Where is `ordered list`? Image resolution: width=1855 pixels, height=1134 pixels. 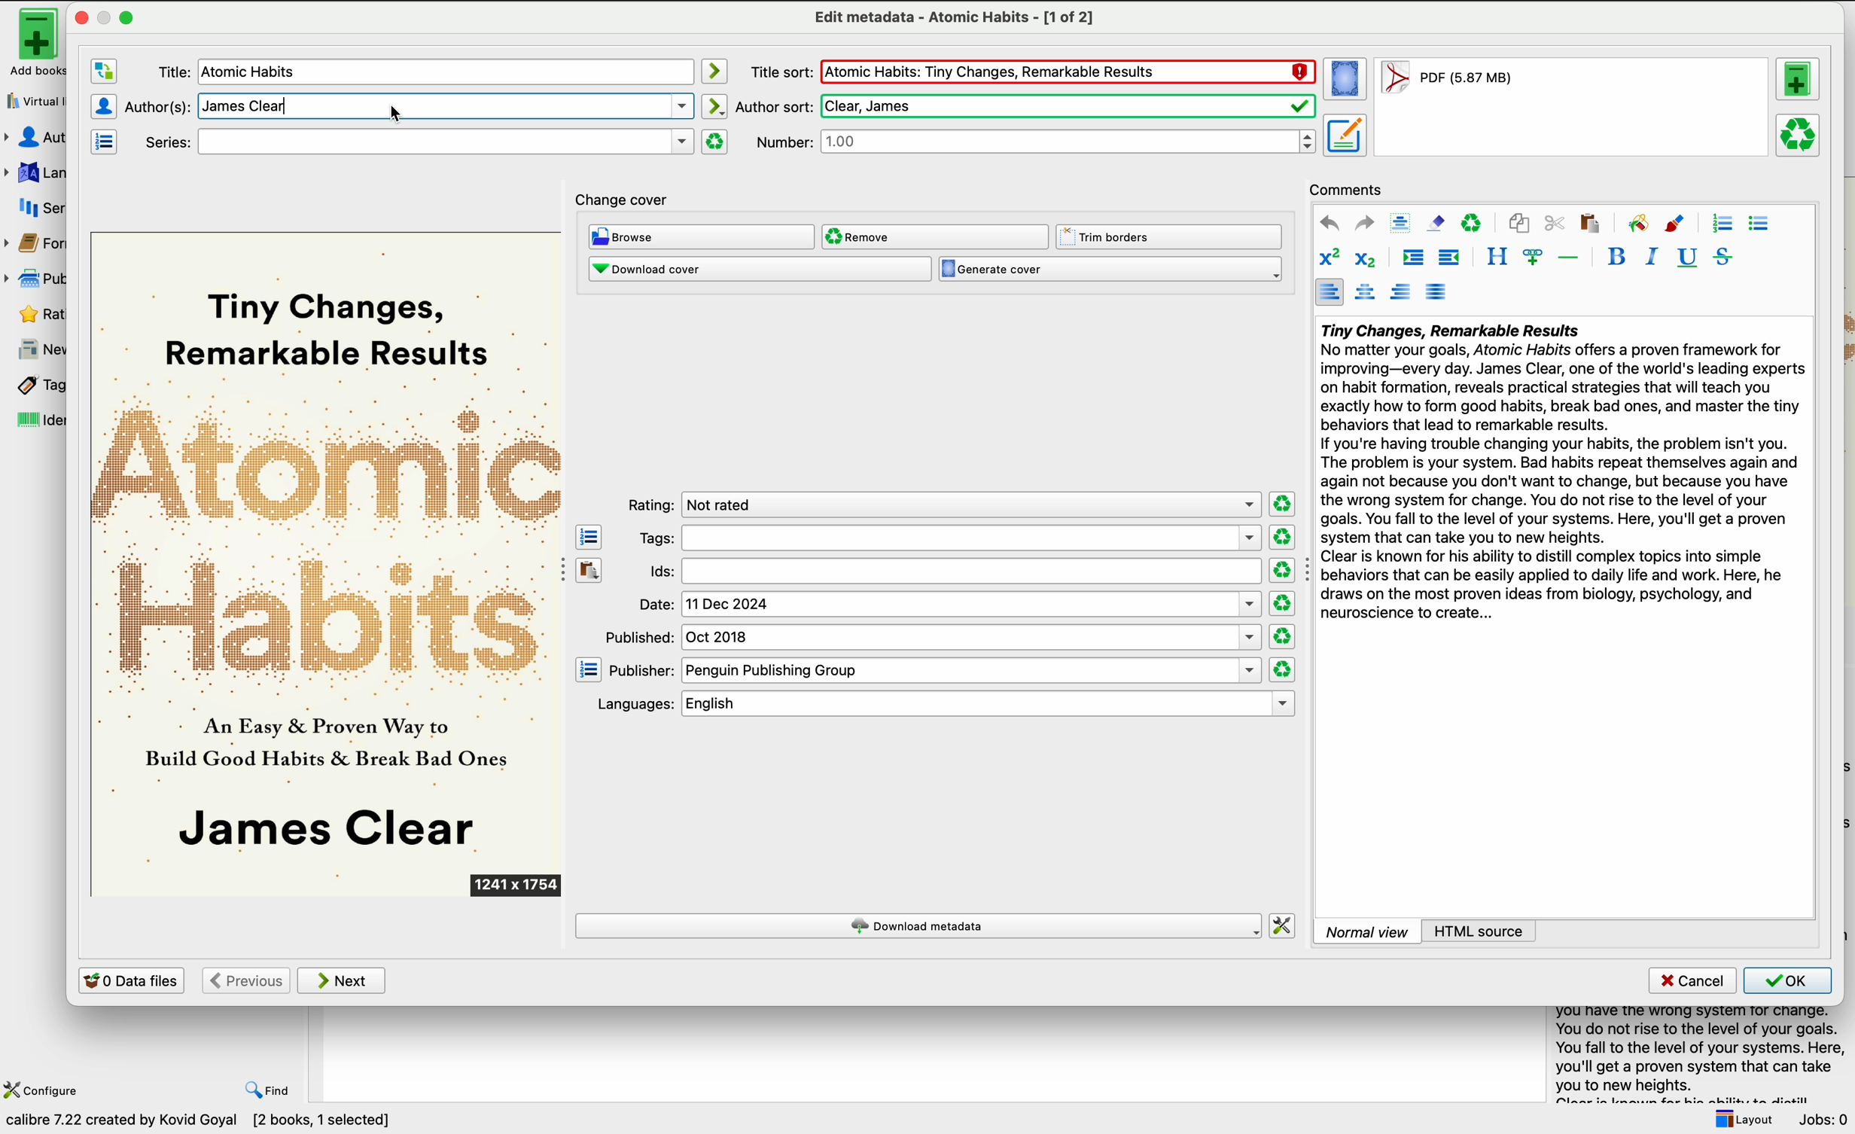
ordered list is located at coordinates (1722, 224).